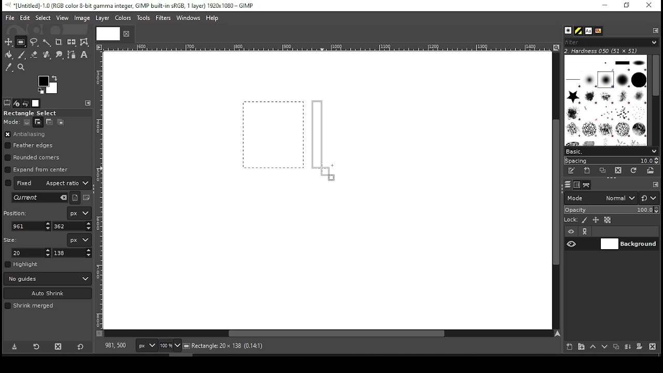 This screenshot has width=663, height=373. I want to click on free selection tool, so click(35, 42).